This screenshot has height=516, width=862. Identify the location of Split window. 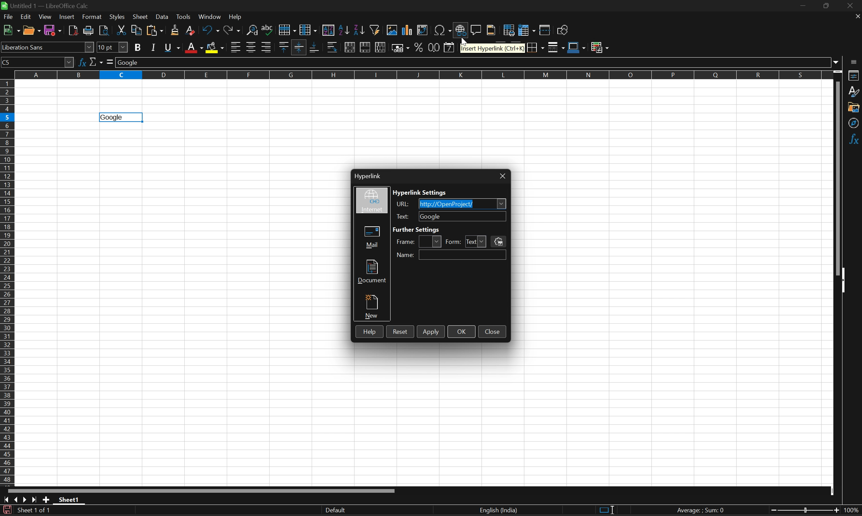
(544, 30).